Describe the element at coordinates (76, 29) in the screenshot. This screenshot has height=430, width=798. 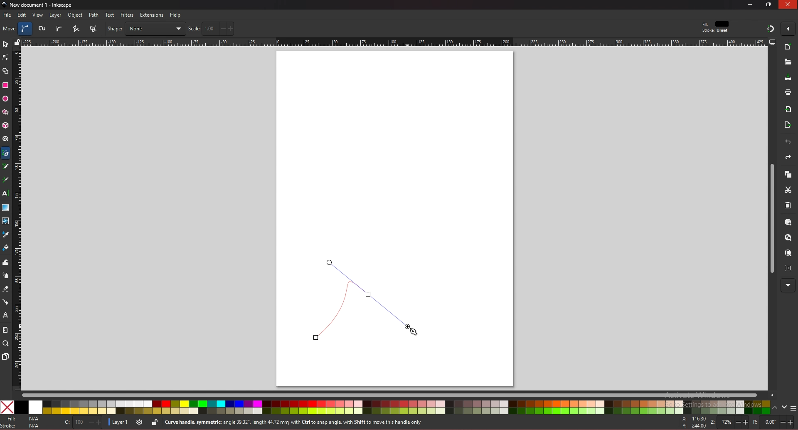
I see `squence of straight line segments` at that location.